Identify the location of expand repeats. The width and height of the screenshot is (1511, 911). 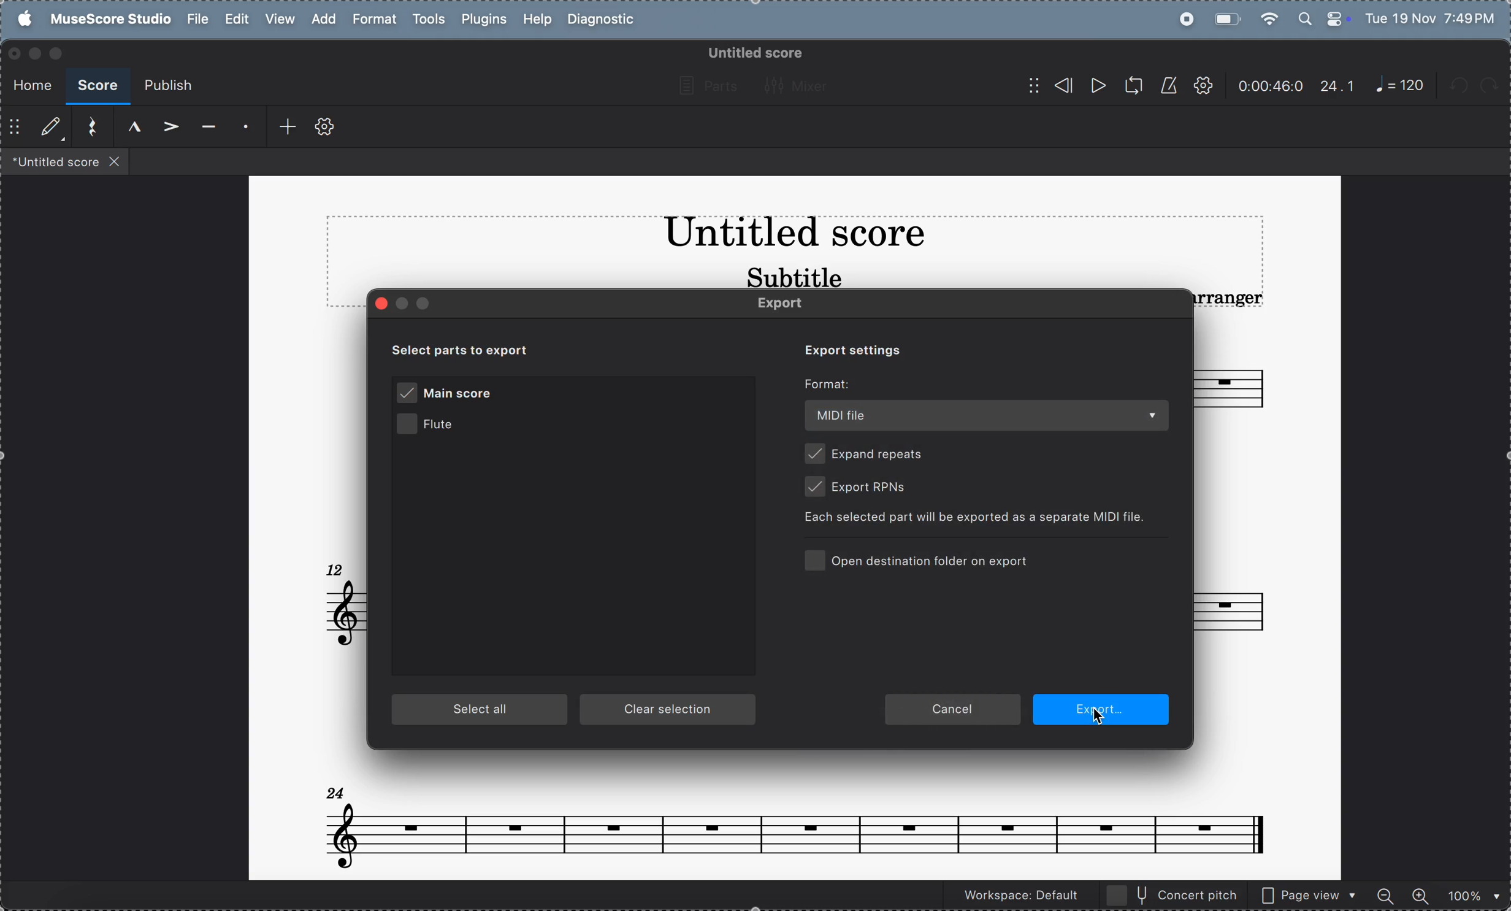
(980, 454).